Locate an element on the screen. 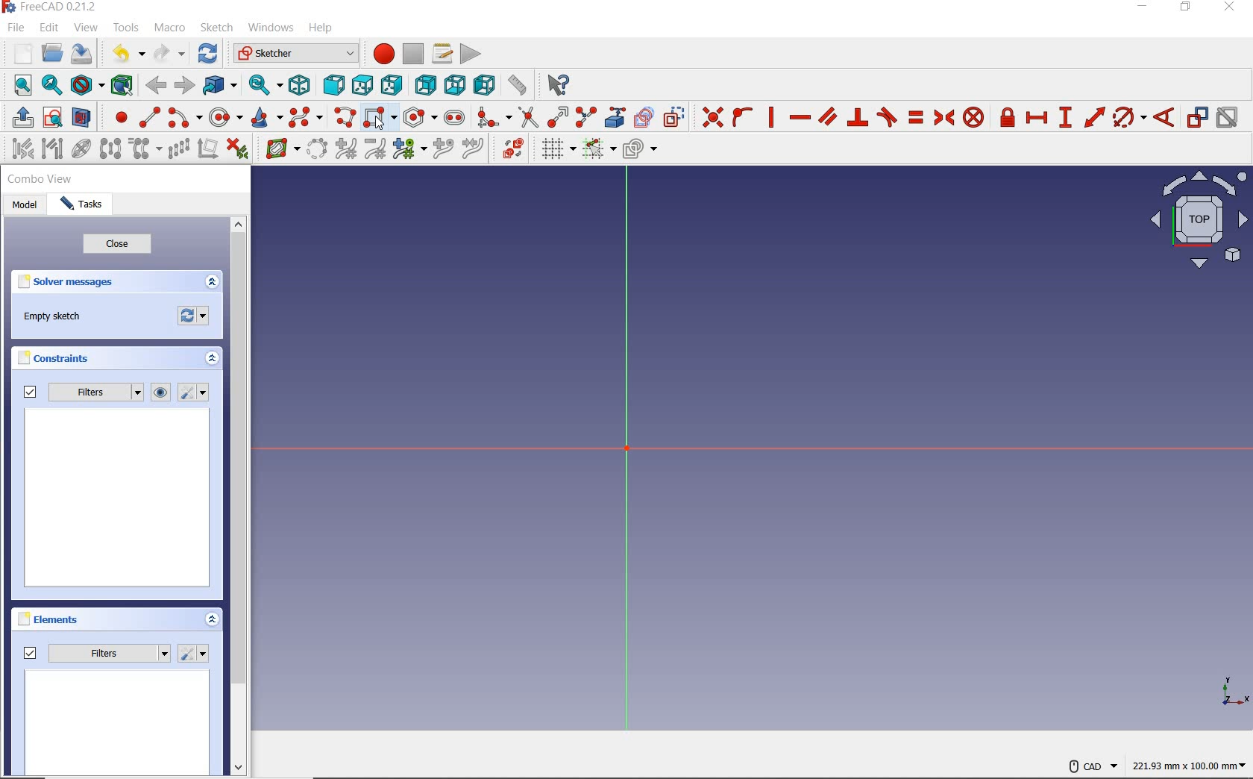 This screenshot has width=1253, height=779. file is located at coordinates (18, 28).